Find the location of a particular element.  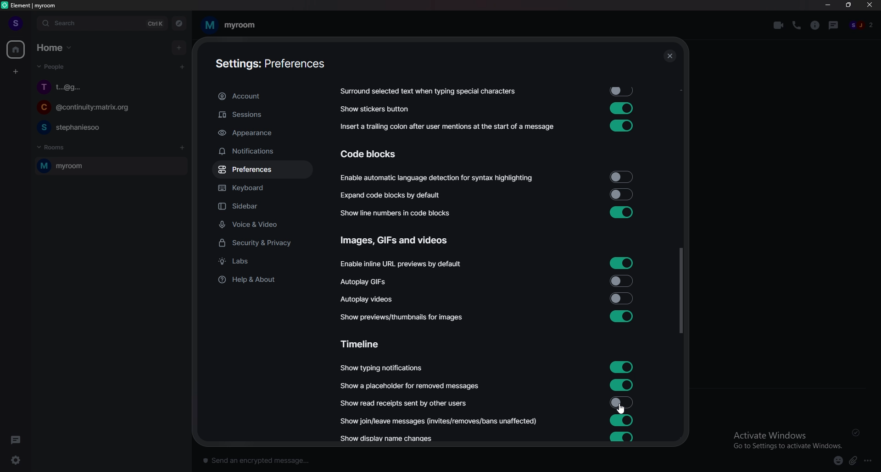

show a placeholder for removed messages is located at coordinates (410, 386).